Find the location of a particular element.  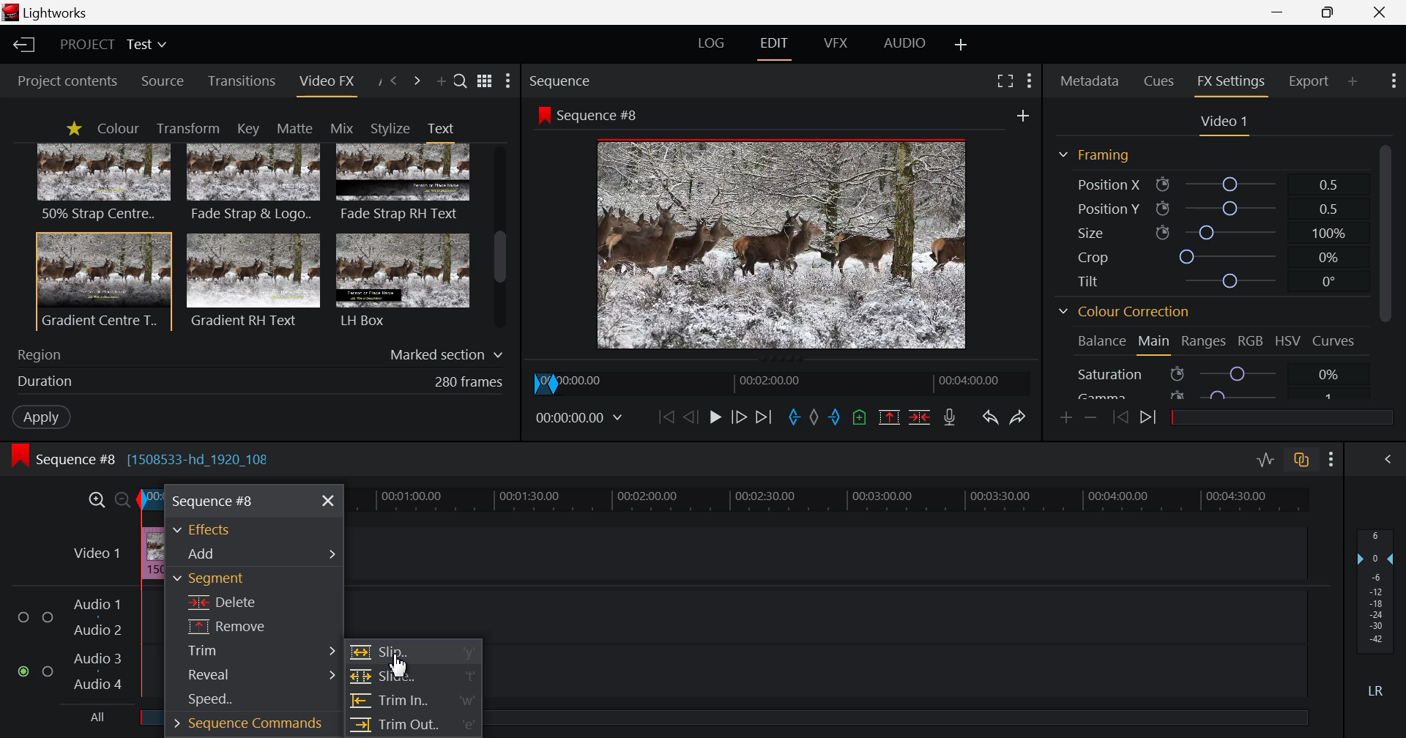

audio 3 is located at coordinates (93, 657).